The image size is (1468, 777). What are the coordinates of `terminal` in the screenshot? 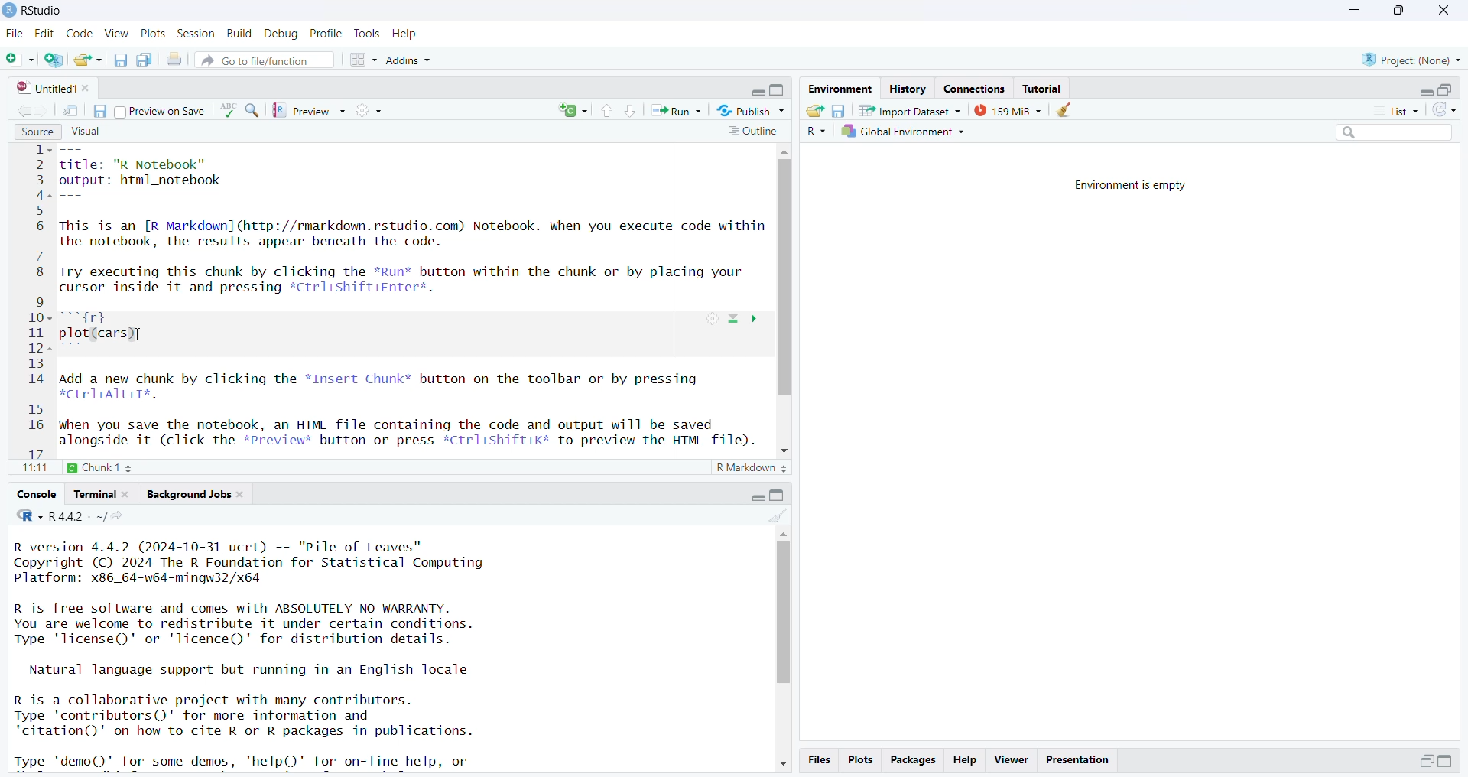 It's located at (102, 493).